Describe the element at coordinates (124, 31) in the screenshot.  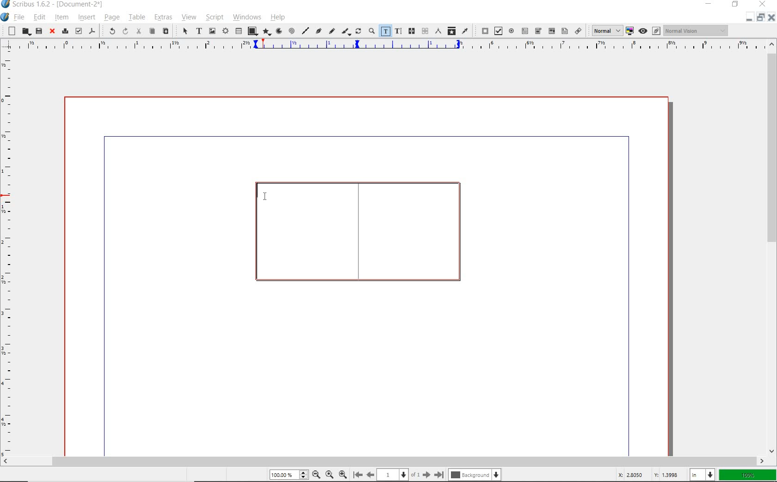
I see `redo` at that location.